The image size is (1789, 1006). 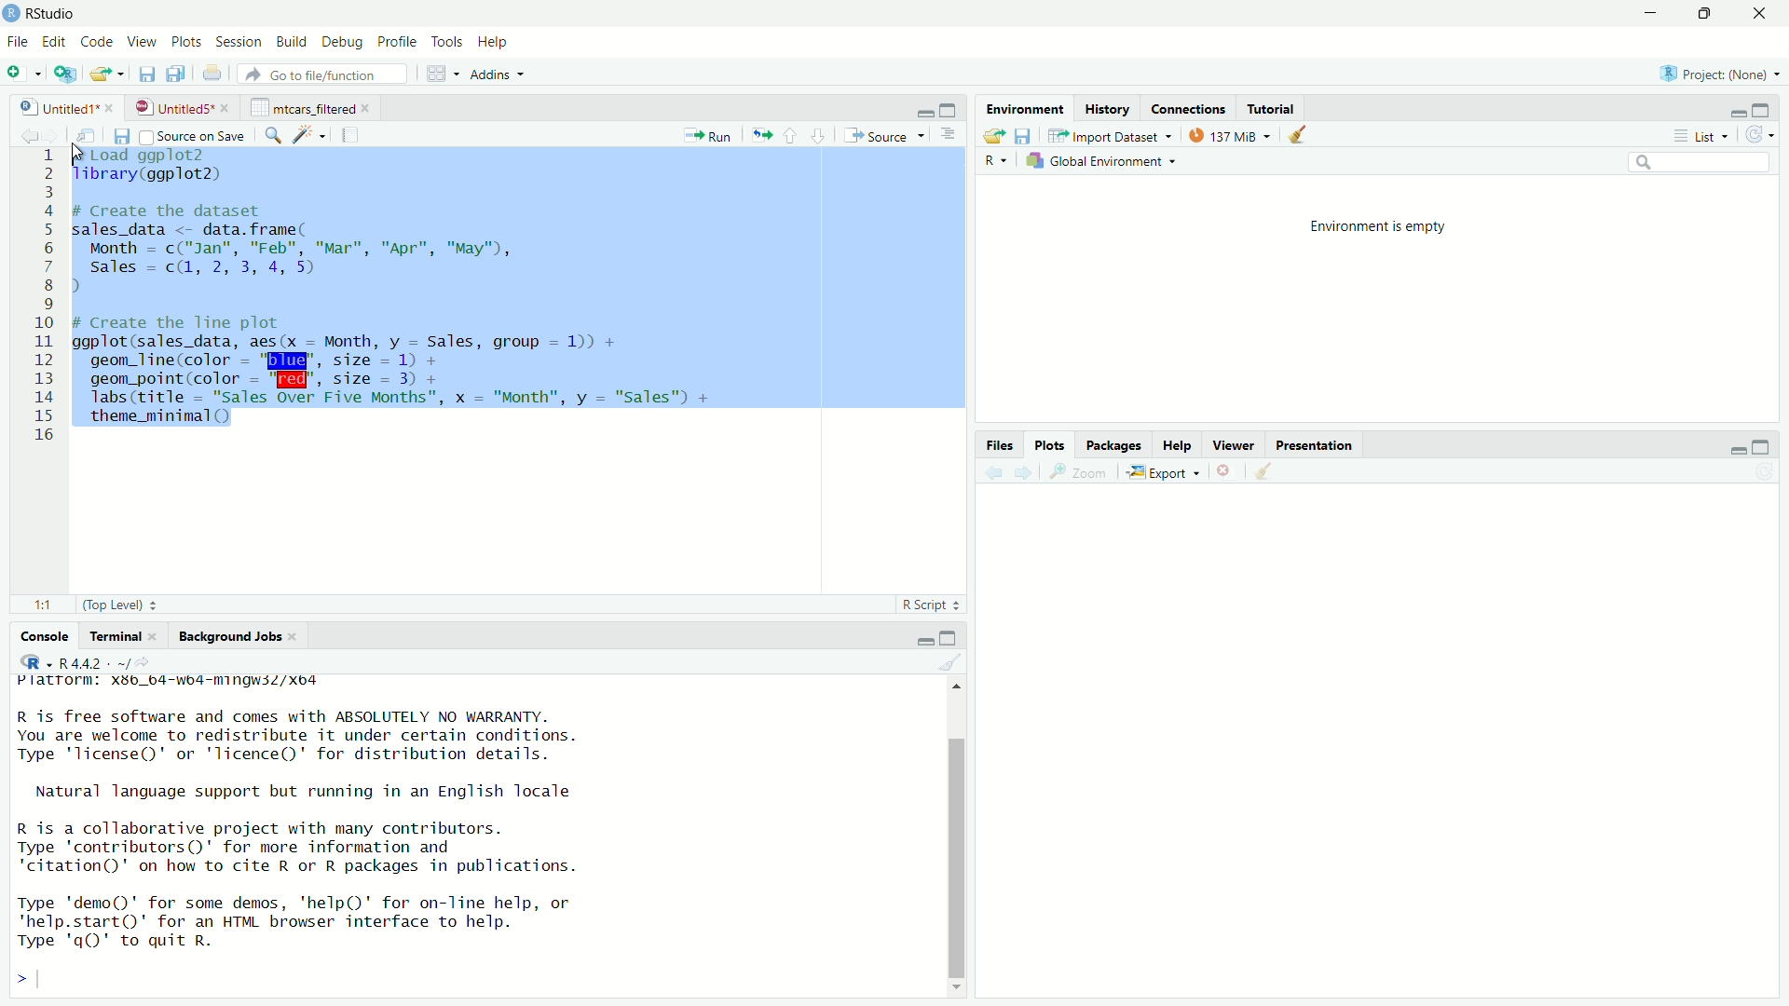 What do you see at coordinates (1713, 74) in the screenshot?
I see `project(None)` at bounding box center [1713, 74].